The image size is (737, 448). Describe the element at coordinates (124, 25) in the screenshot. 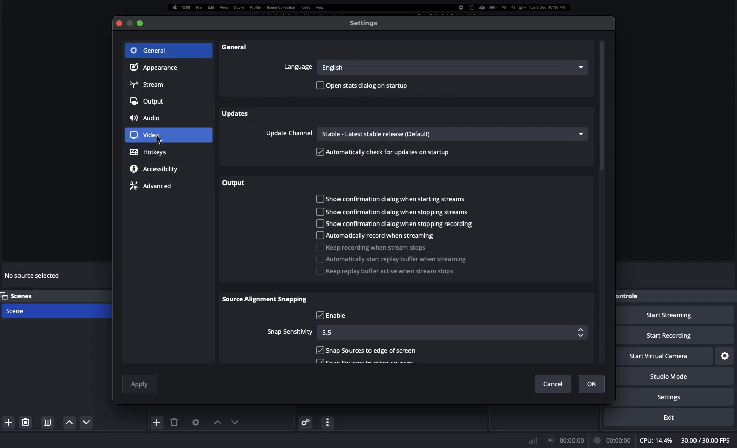

I see `Close` at that location.